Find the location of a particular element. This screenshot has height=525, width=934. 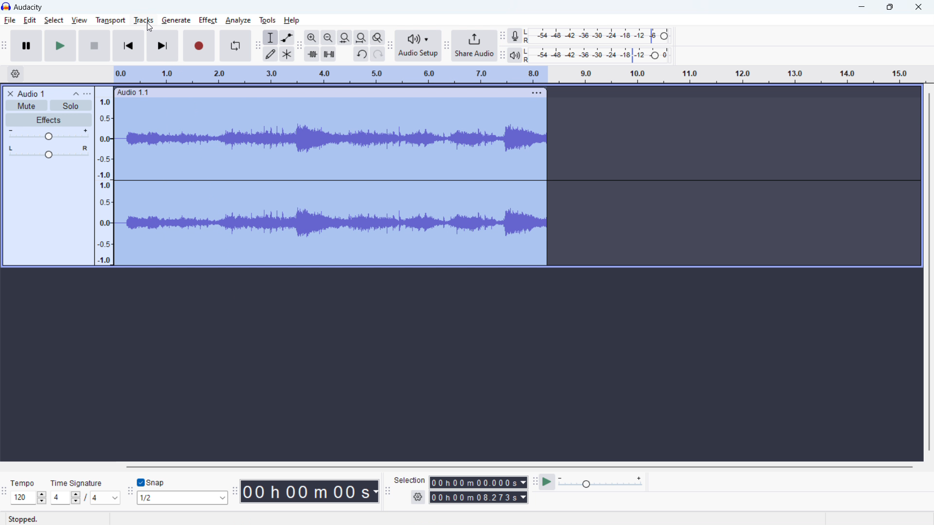

edit is located at coordinates (30, 20).